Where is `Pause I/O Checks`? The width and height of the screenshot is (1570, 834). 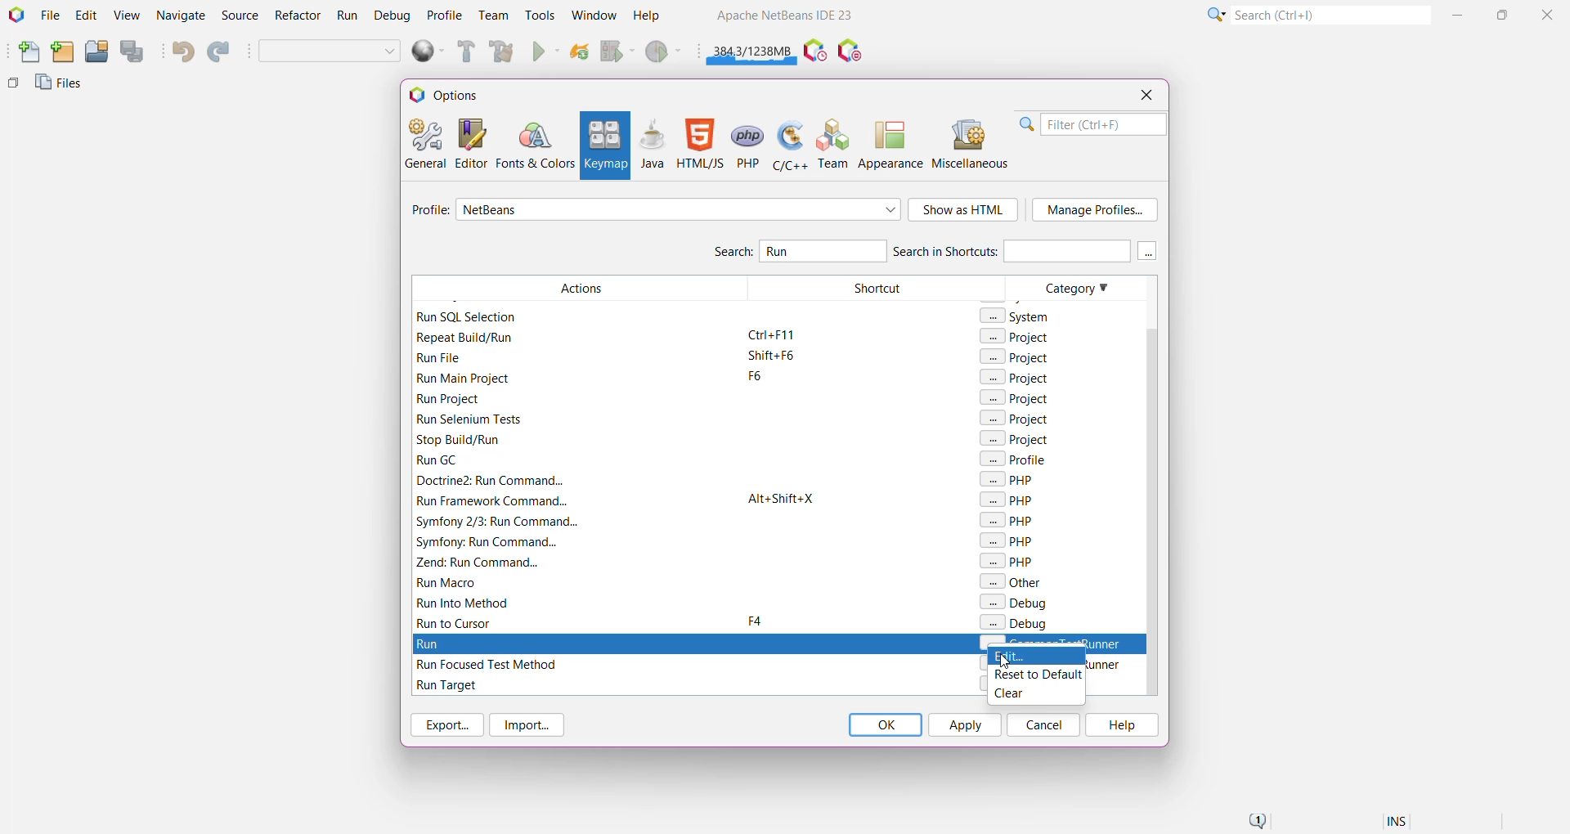
Pause I/O Checks is located at coordinates (851, 52).